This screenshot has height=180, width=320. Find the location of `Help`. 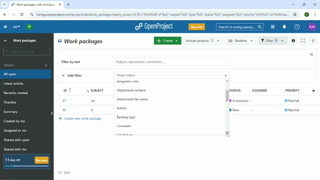

Help is located at coordinates (297, 27).